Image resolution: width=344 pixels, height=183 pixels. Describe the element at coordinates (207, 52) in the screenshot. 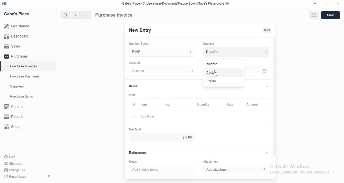

I see `Typing cursor` at that location.